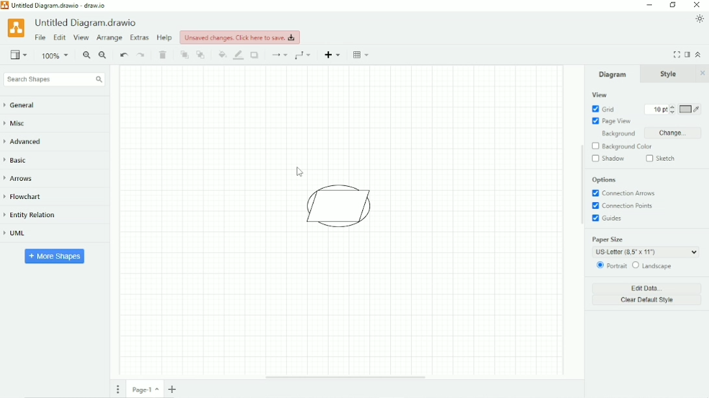 The height and width of the screenshot is (398, 709). I want to click on Pages, so click(118, 389).